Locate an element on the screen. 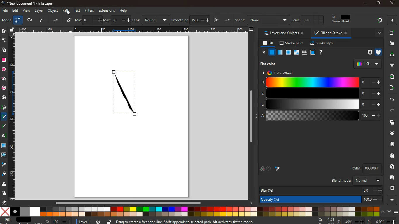 This screenshot has height=224, width=399. aim is located at coordinates (269, 169).